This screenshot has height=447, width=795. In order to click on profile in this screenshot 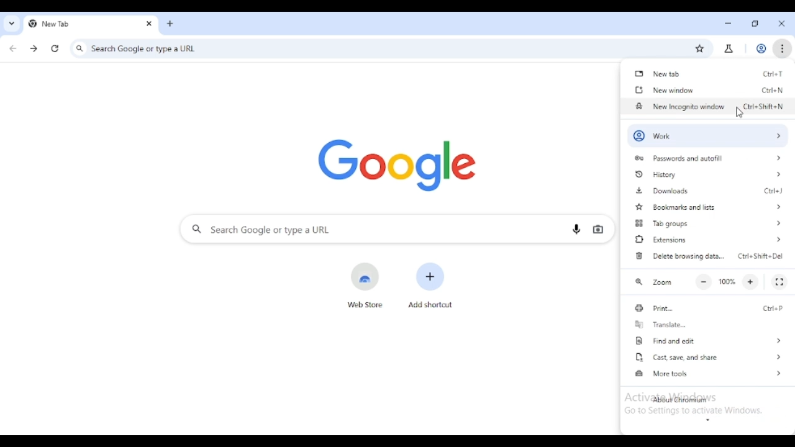, I will do `click(707, 135)`.